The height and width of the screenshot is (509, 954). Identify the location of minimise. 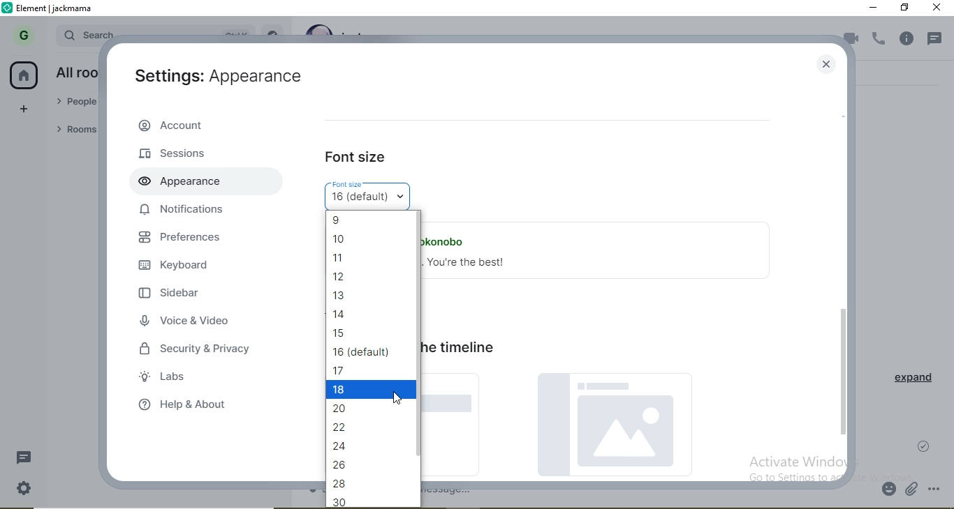
(874, 8).